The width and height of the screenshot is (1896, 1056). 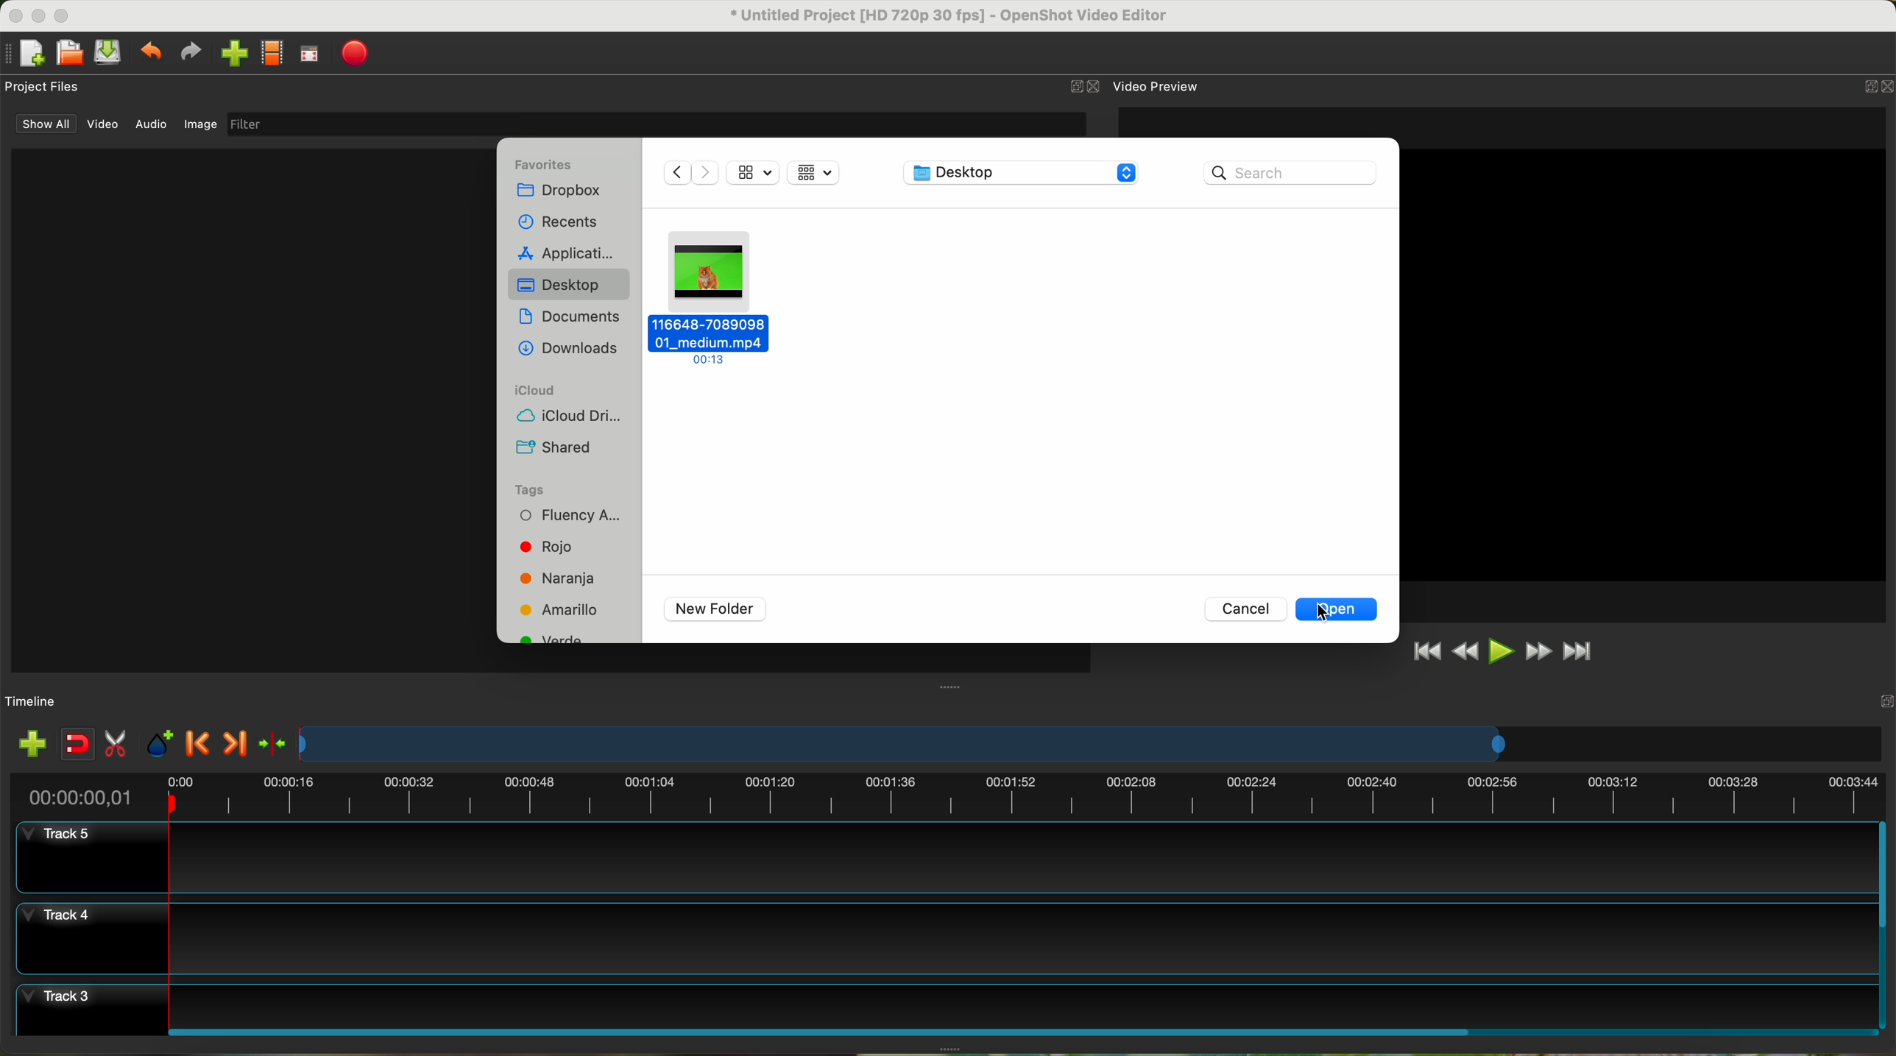 I want to click on image, so click(x=200, y=126).